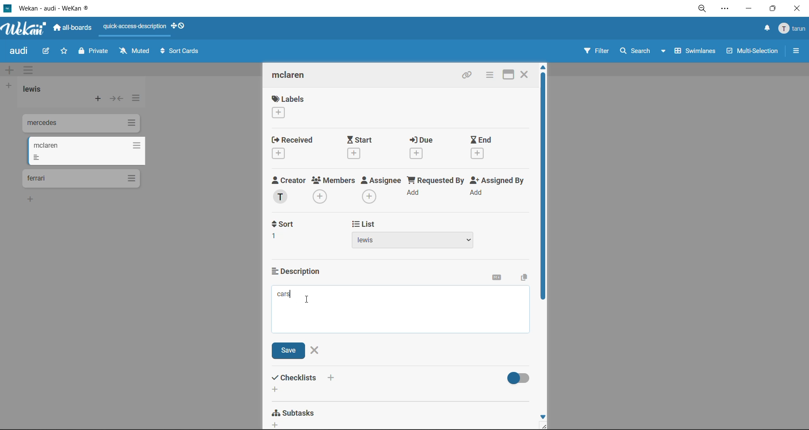 The image size is (809, 430). Describe the element at coordinates (95, 52) in the screenshot. I see `private` at that location.